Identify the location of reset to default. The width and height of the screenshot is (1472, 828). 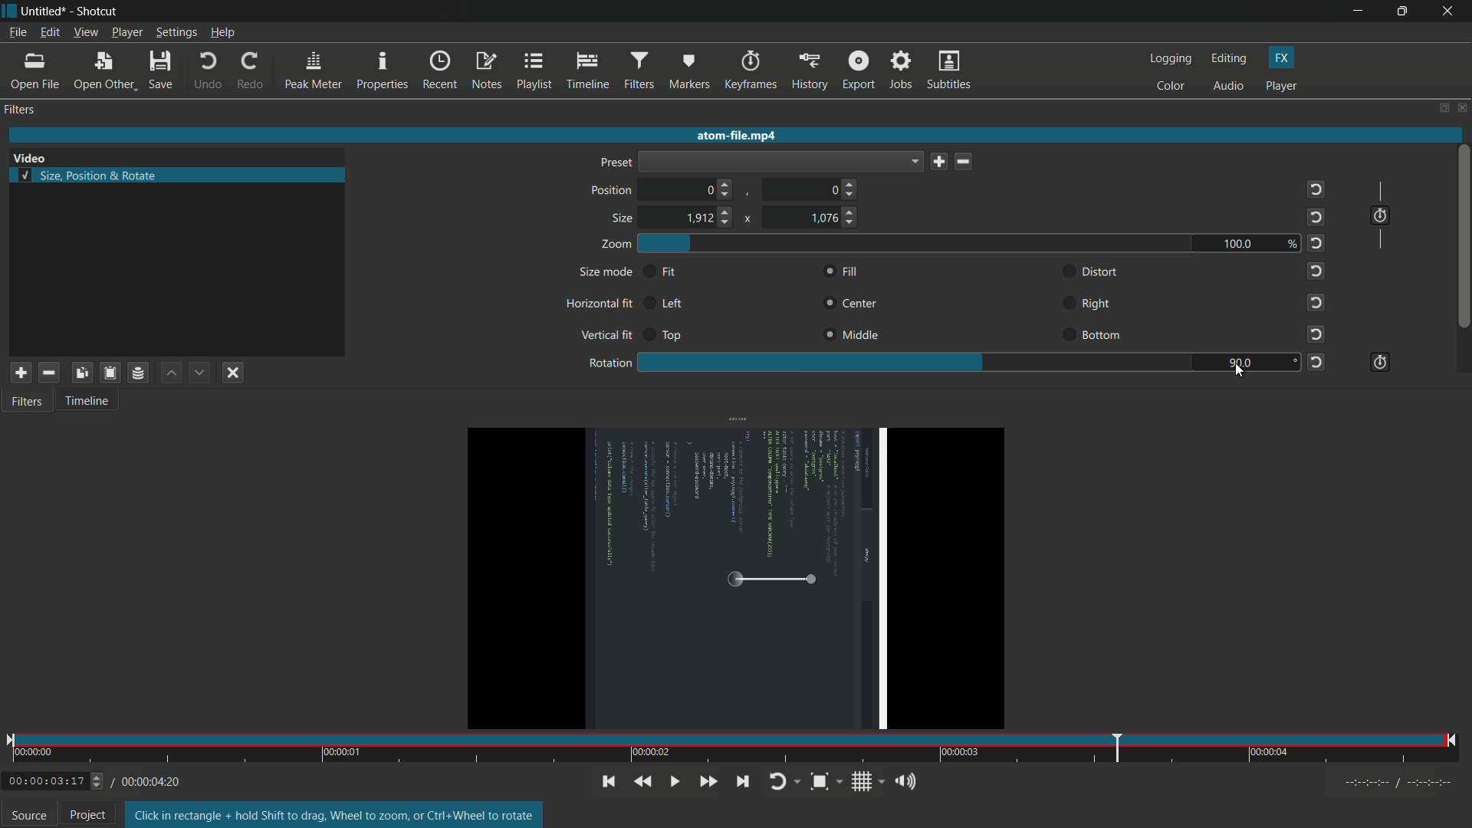
(1316, 269).